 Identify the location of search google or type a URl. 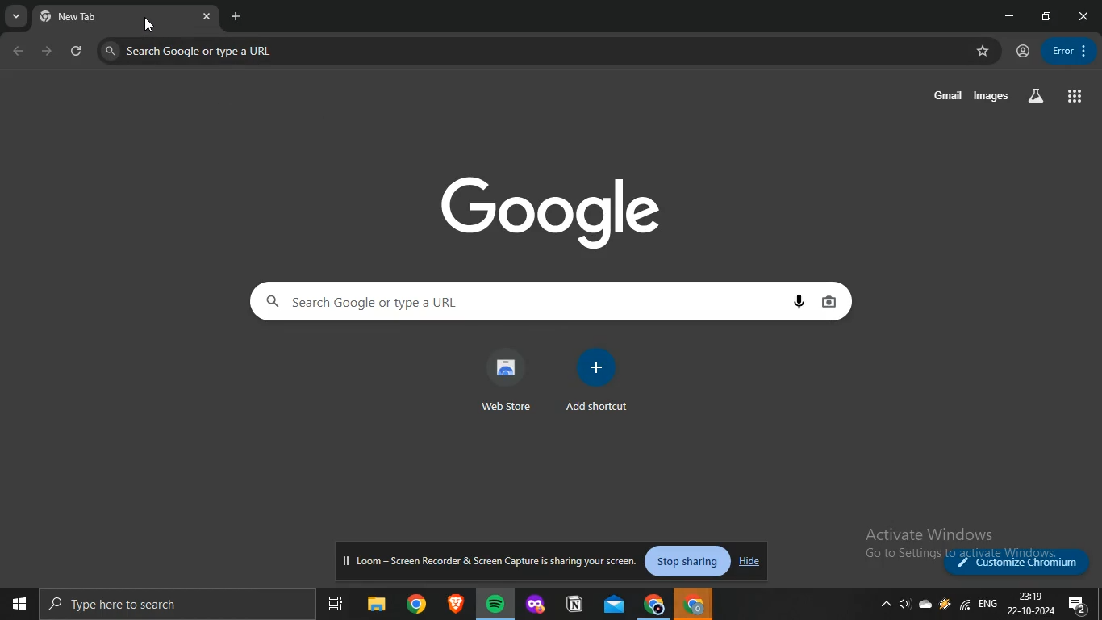
(190, 51).